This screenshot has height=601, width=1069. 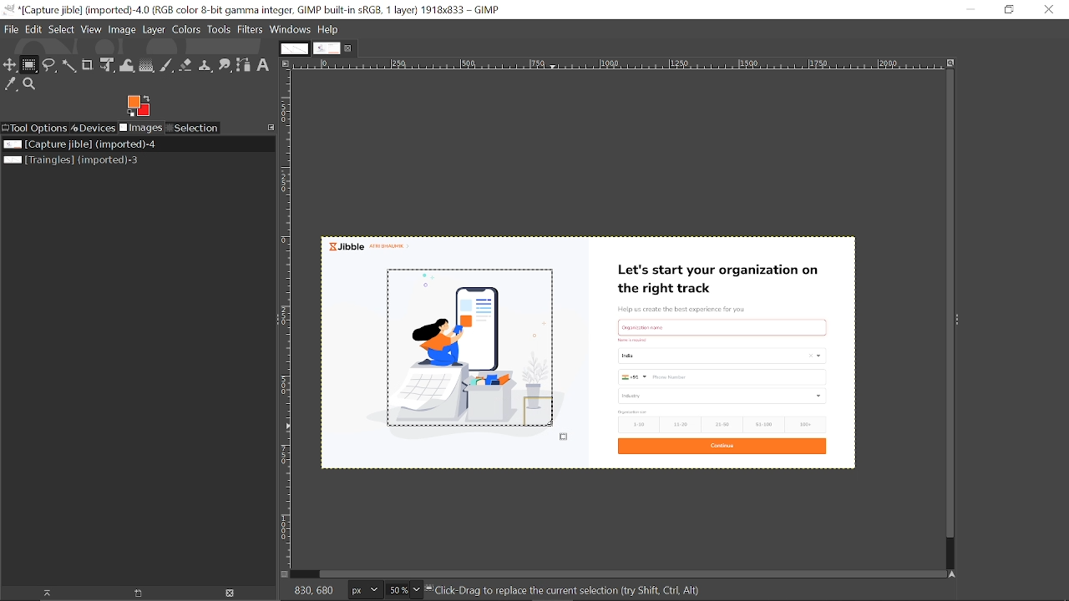 I want to click on Gradient tool, so click(x=147, y=65).